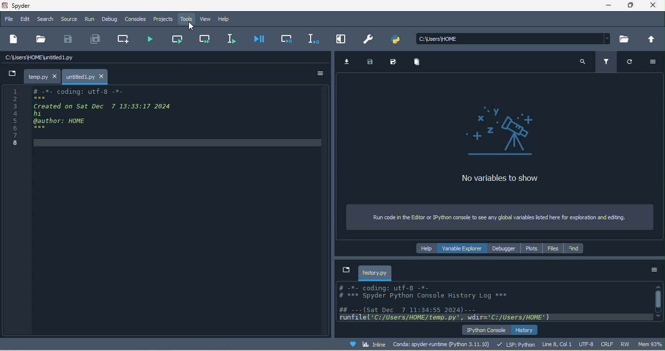 The width and height of the screenshot is (665, 351). What do you see at coordinates (651, 344) in the screenshot?
I see `mem 93%` at bounding box center [651, 344].